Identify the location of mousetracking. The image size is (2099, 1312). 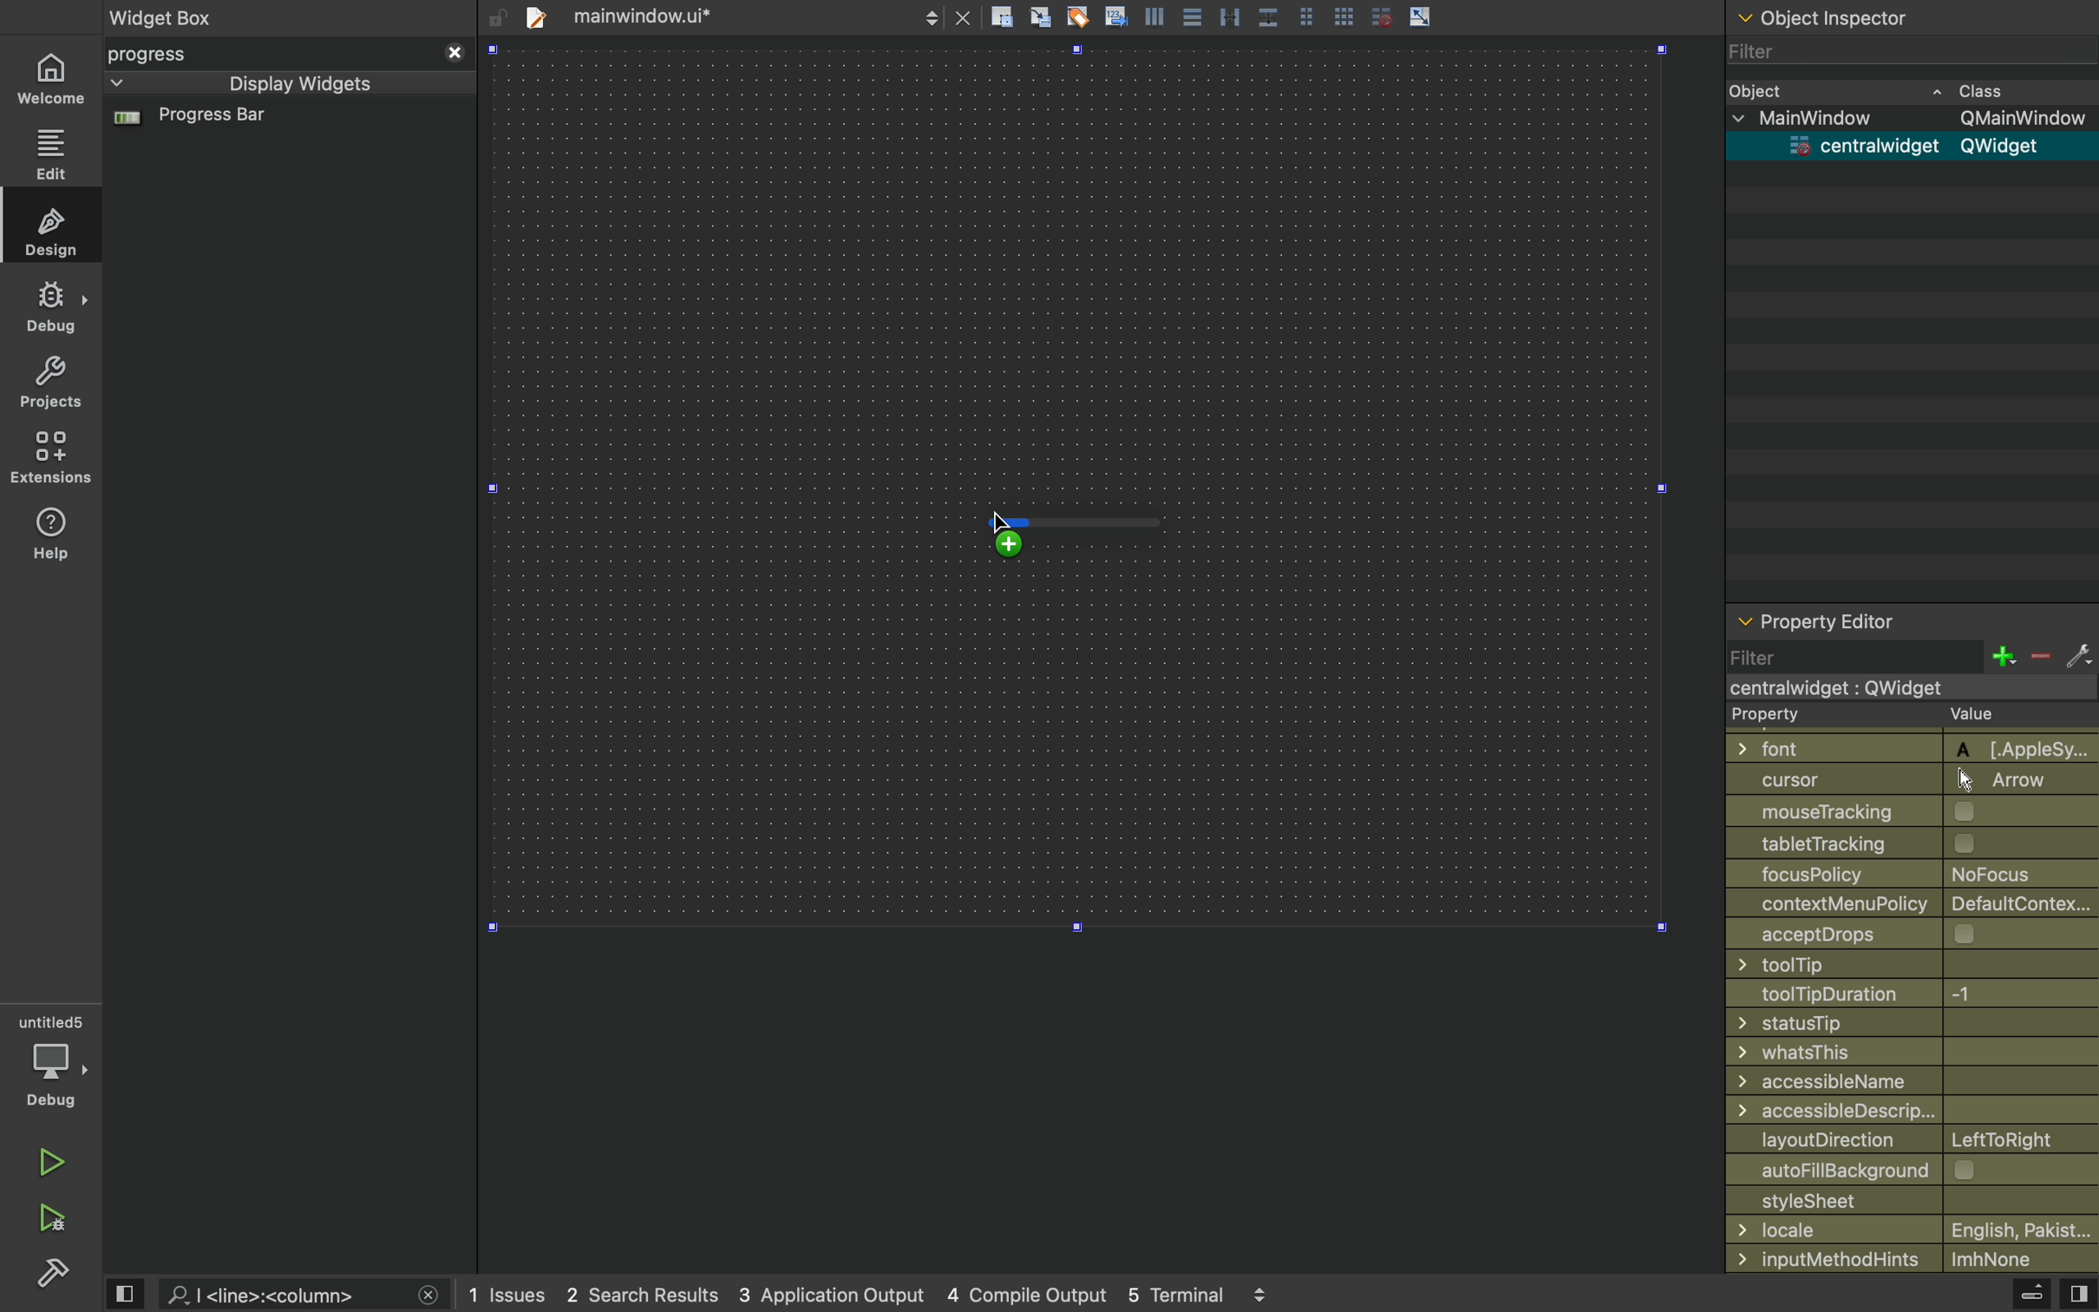
(1906, 812).